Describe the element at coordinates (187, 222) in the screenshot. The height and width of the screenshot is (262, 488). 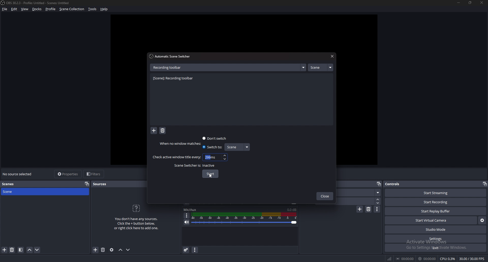
I see `mute` at that location.